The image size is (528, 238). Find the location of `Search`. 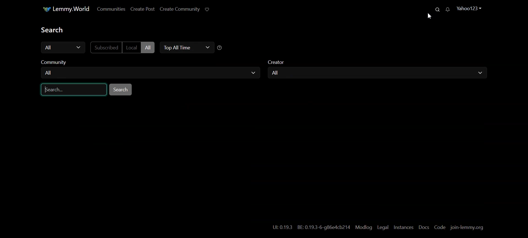

Search is located at coordinates (121, 89).